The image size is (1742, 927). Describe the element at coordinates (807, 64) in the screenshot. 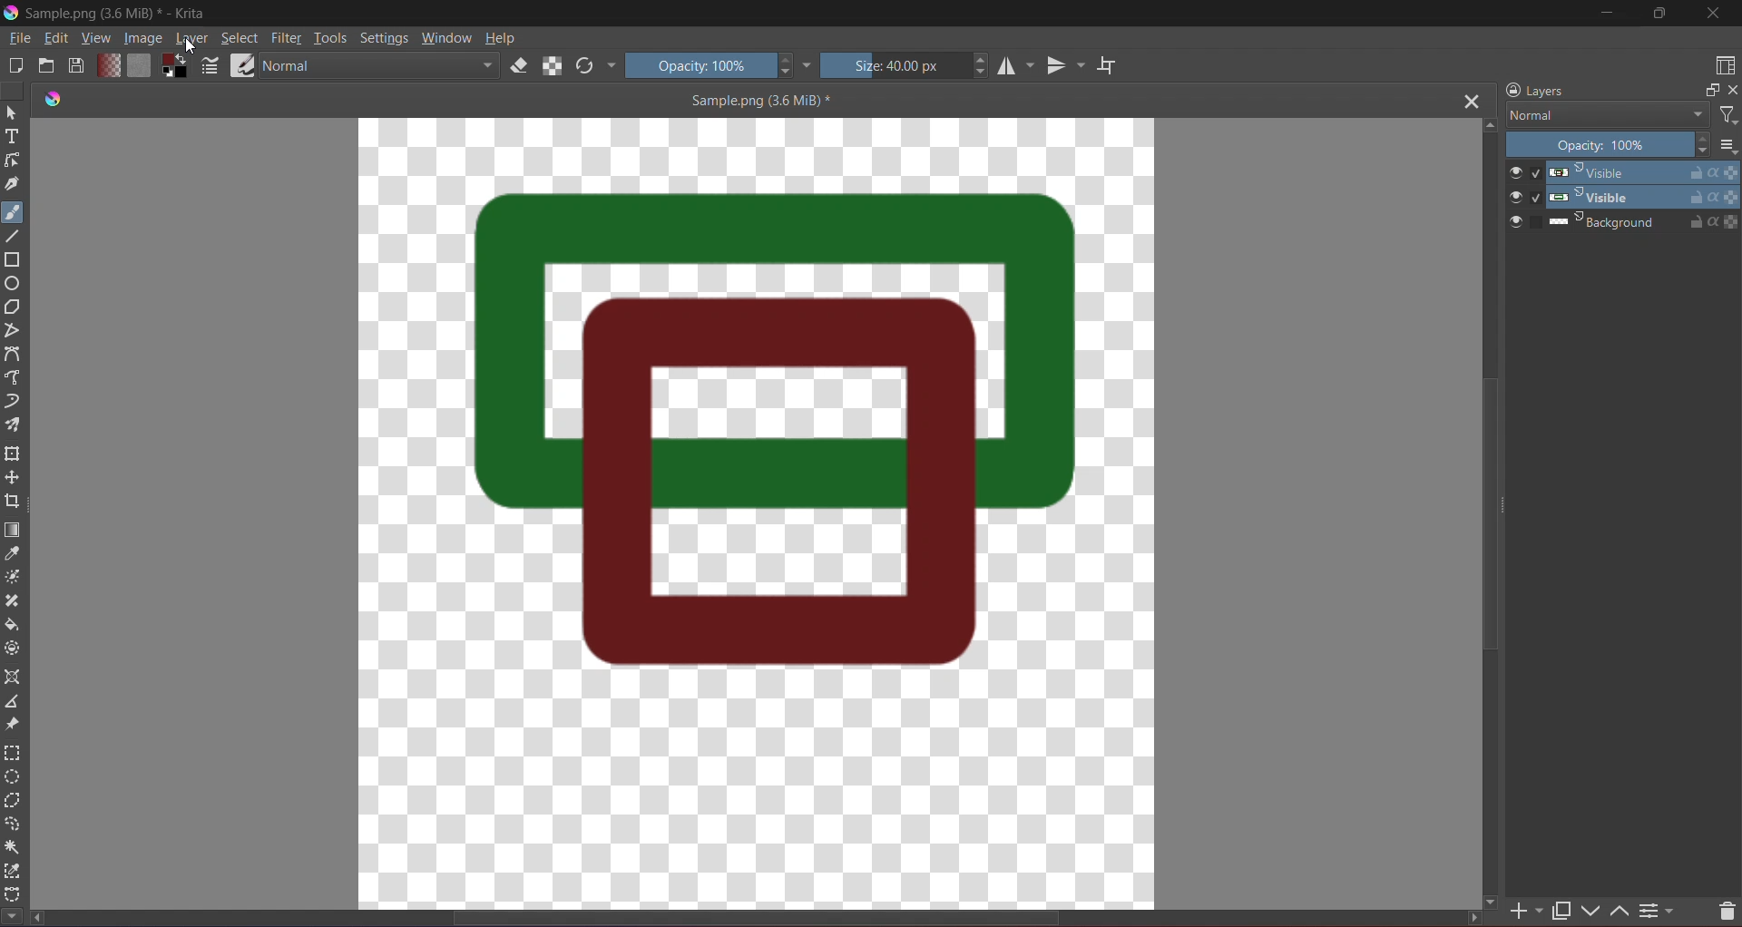

I see `Dropdown` at that location.